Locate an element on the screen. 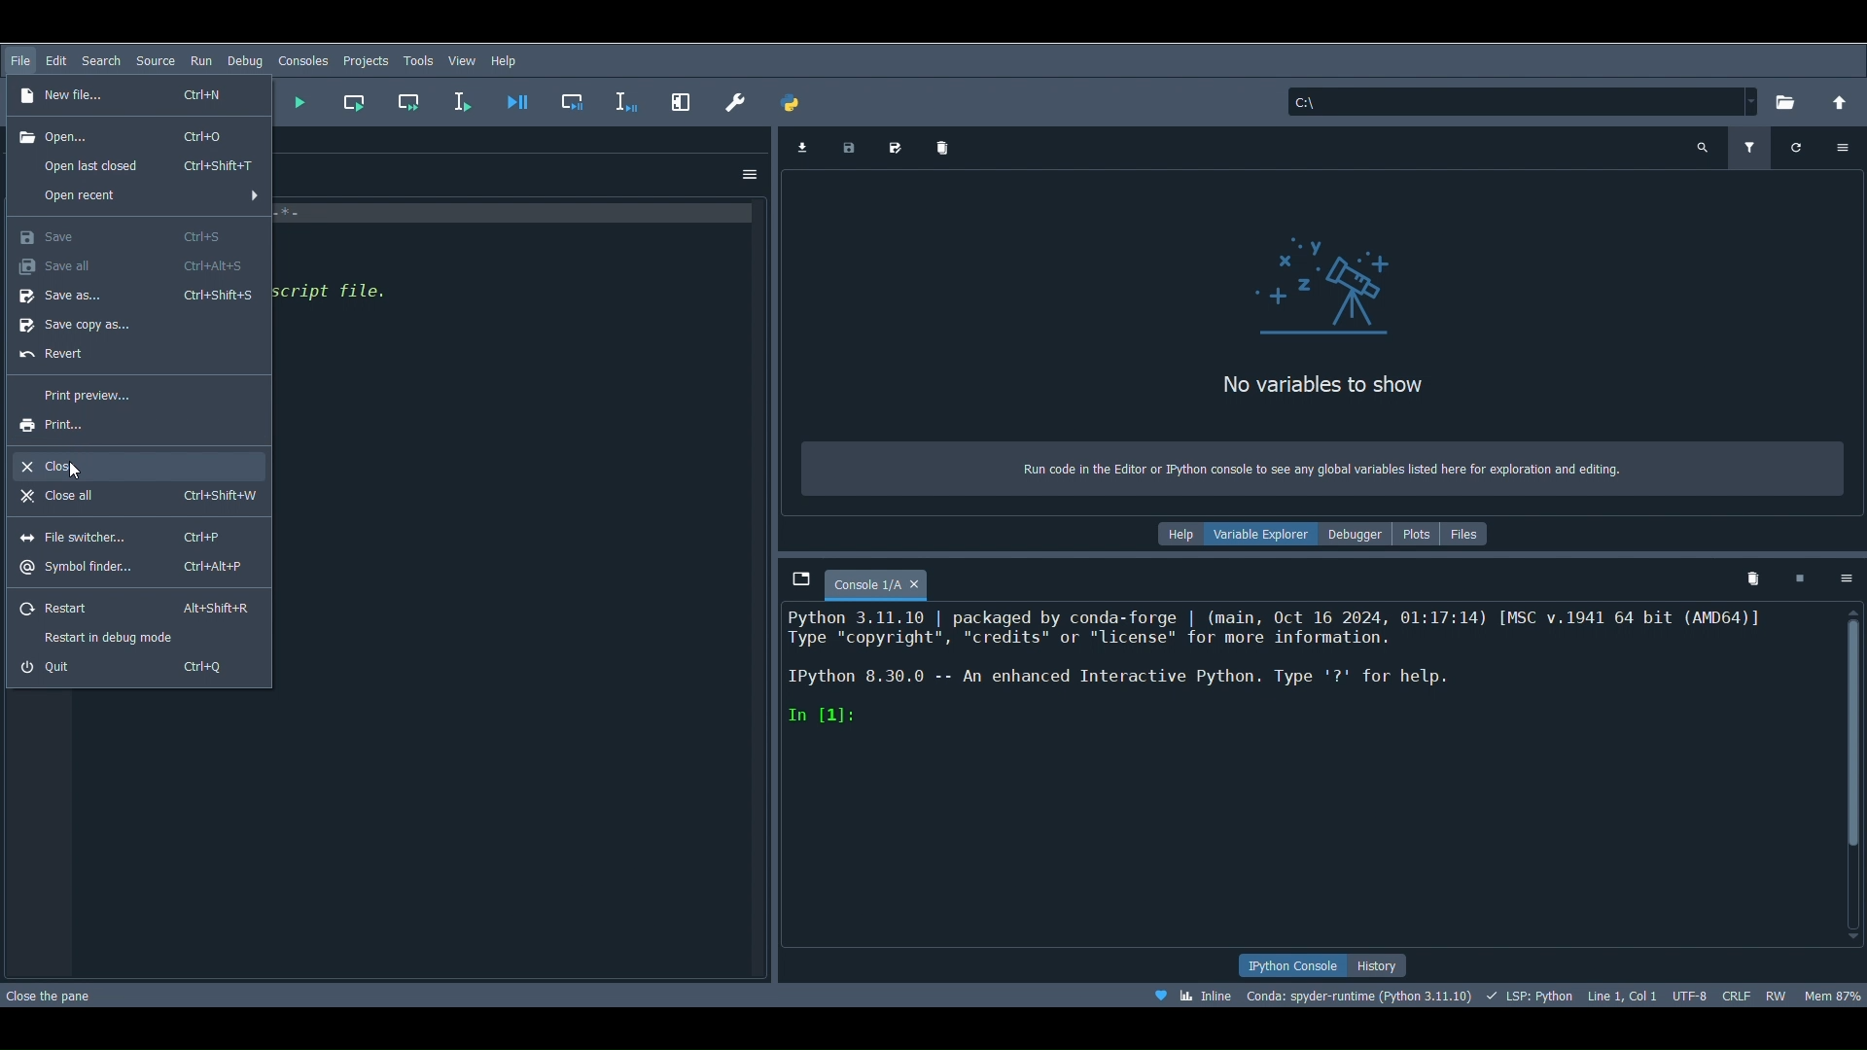  Search is located at coordinates (156, 61).